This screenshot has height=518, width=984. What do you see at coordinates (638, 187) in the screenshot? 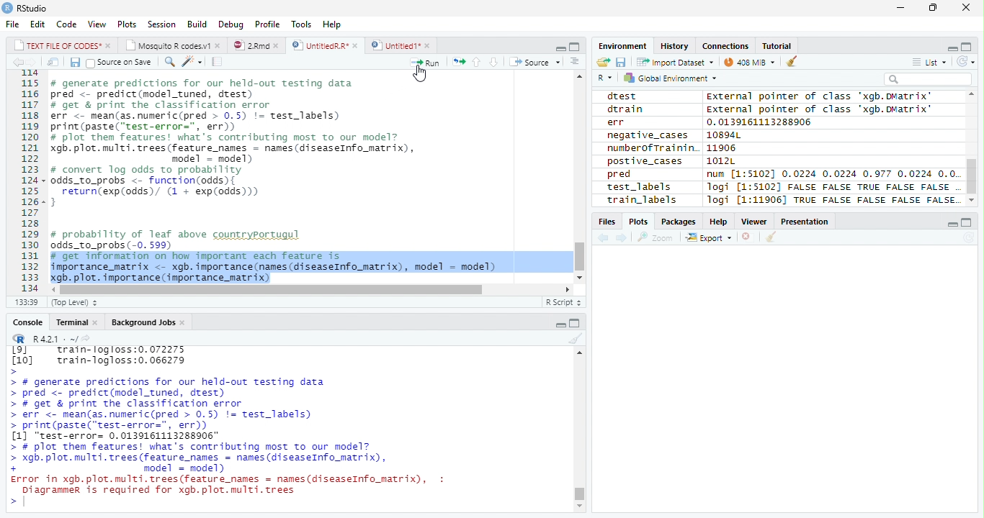
I see `test_labels` at bounding box center [638, 187].